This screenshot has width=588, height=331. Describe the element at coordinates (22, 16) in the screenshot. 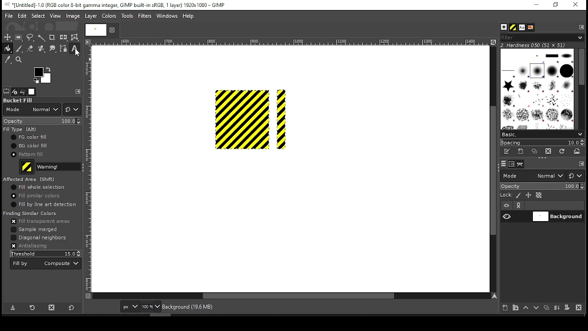

I see `edit` at that location.